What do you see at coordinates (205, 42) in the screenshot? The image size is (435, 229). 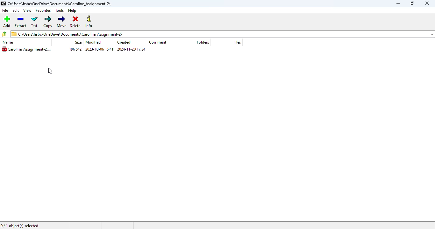 I see `Folders` at bounding box center [205, 42].